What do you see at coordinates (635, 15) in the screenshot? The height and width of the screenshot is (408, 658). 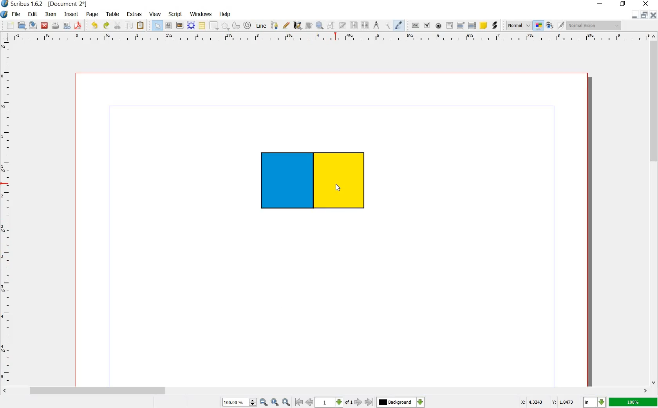 I see `minimize` at bounding box center [635, 15].